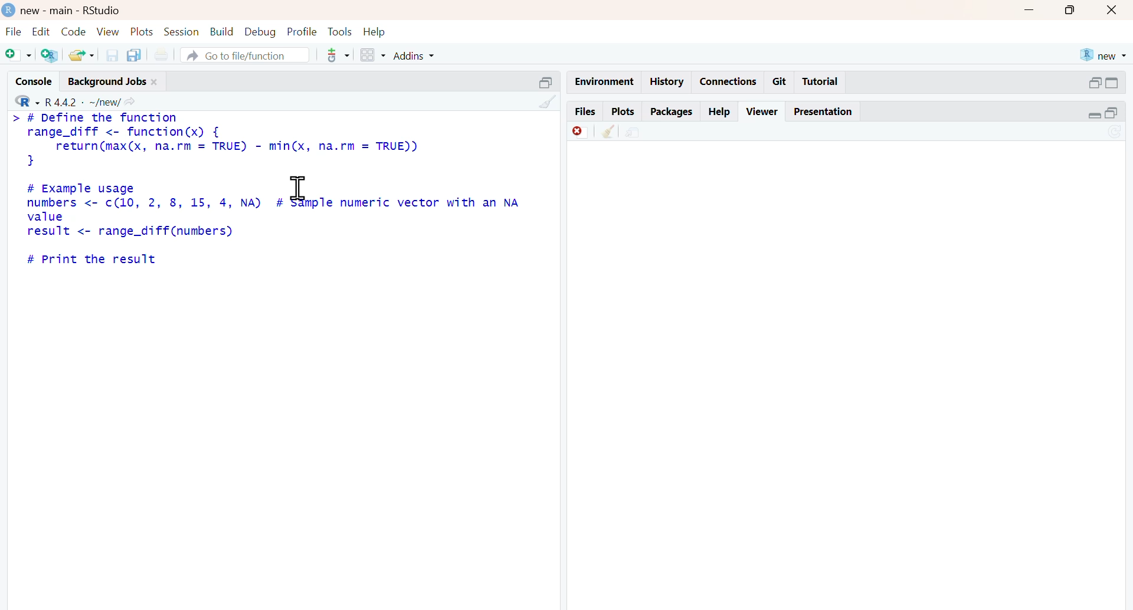  I want to click on console, so click(37, 81).